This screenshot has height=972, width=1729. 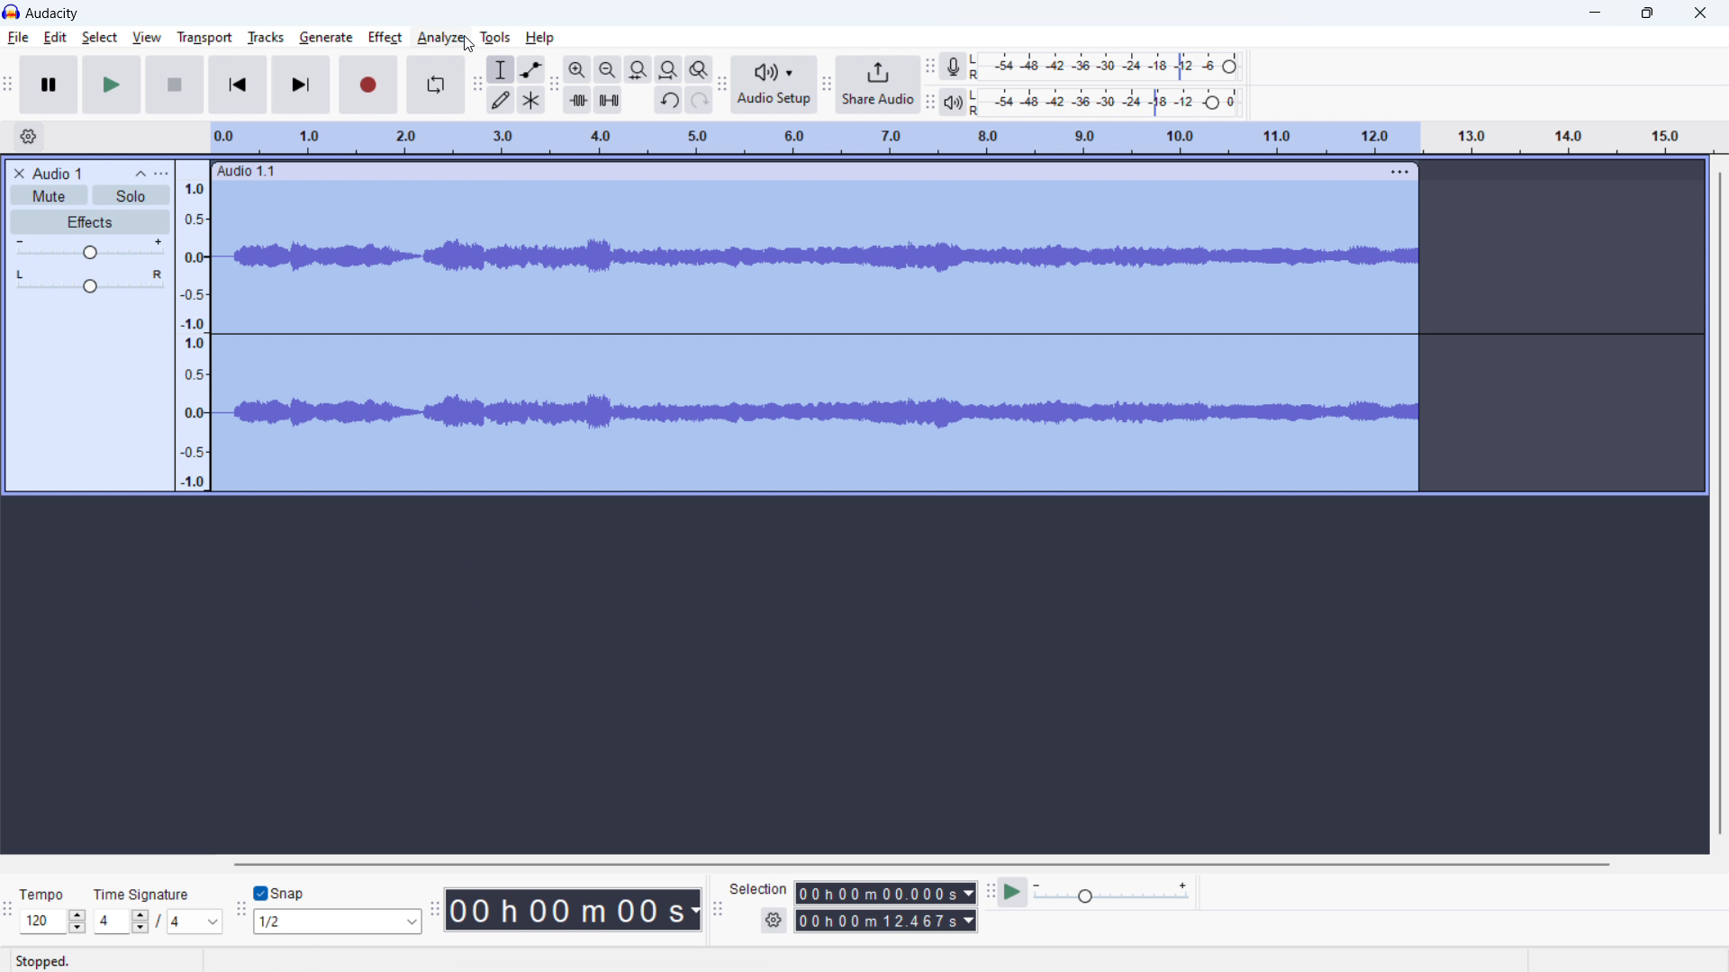 What do you see at coordinates (9, 85) in the screenshot?
I see `transport toolbar` at bounding box center [9, 85].